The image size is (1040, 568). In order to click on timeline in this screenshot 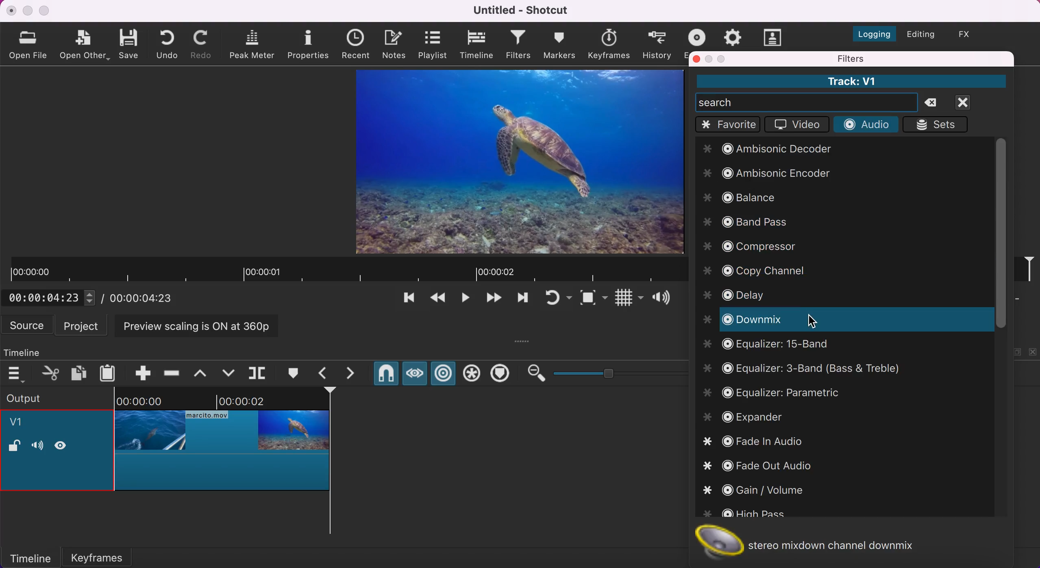, I will do `click(478, 45)`.